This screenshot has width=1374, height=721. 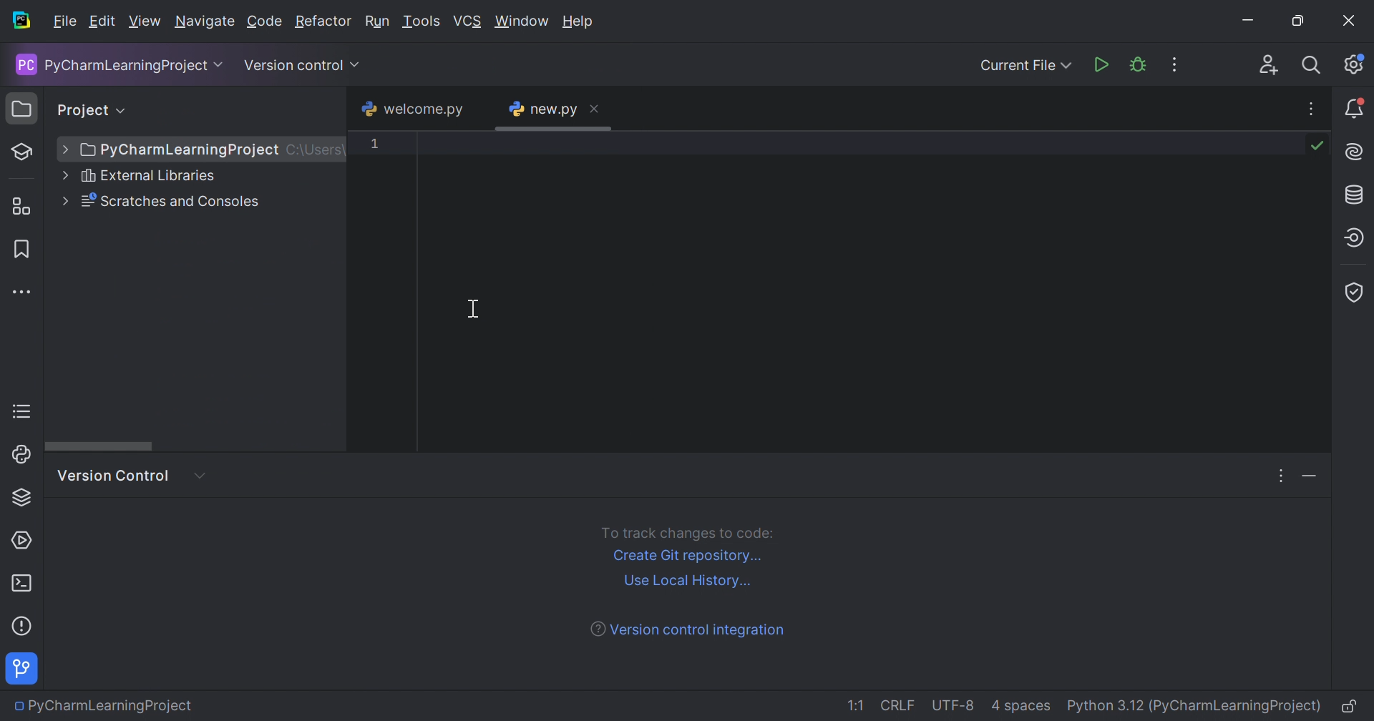 What do you see at coordinates (119, 477) in the screenshot?
I see `Version control` at bounding box center [119, 477].